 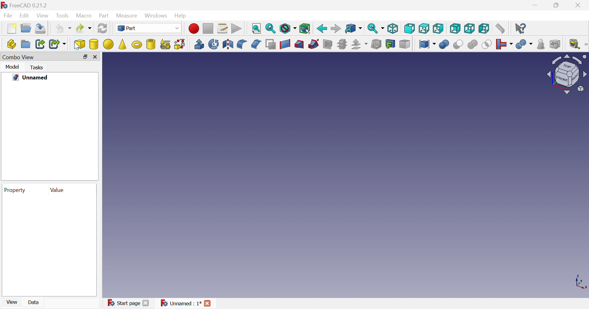 What do you see at coordinates (193, 29) in the screenshot?
I see `Macro recording` at bounding box center [193, 29].